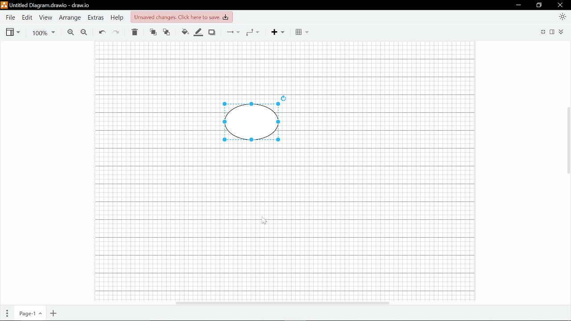 Image resolution: width=571 pixels, height=321 pixels. What do you see at coordinates (233, 32) in the screenshot?
I see `Connector` at bounding box center [233, 32].